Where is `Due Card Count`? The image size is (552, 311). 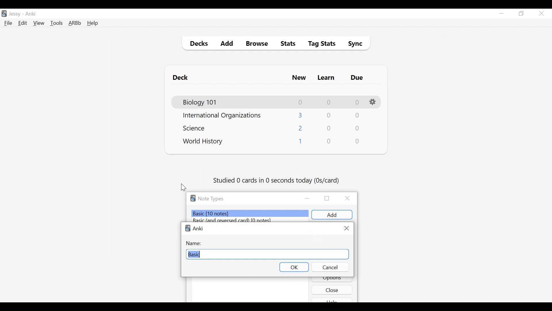
Due Card Count is located at coordinates (357, 103).